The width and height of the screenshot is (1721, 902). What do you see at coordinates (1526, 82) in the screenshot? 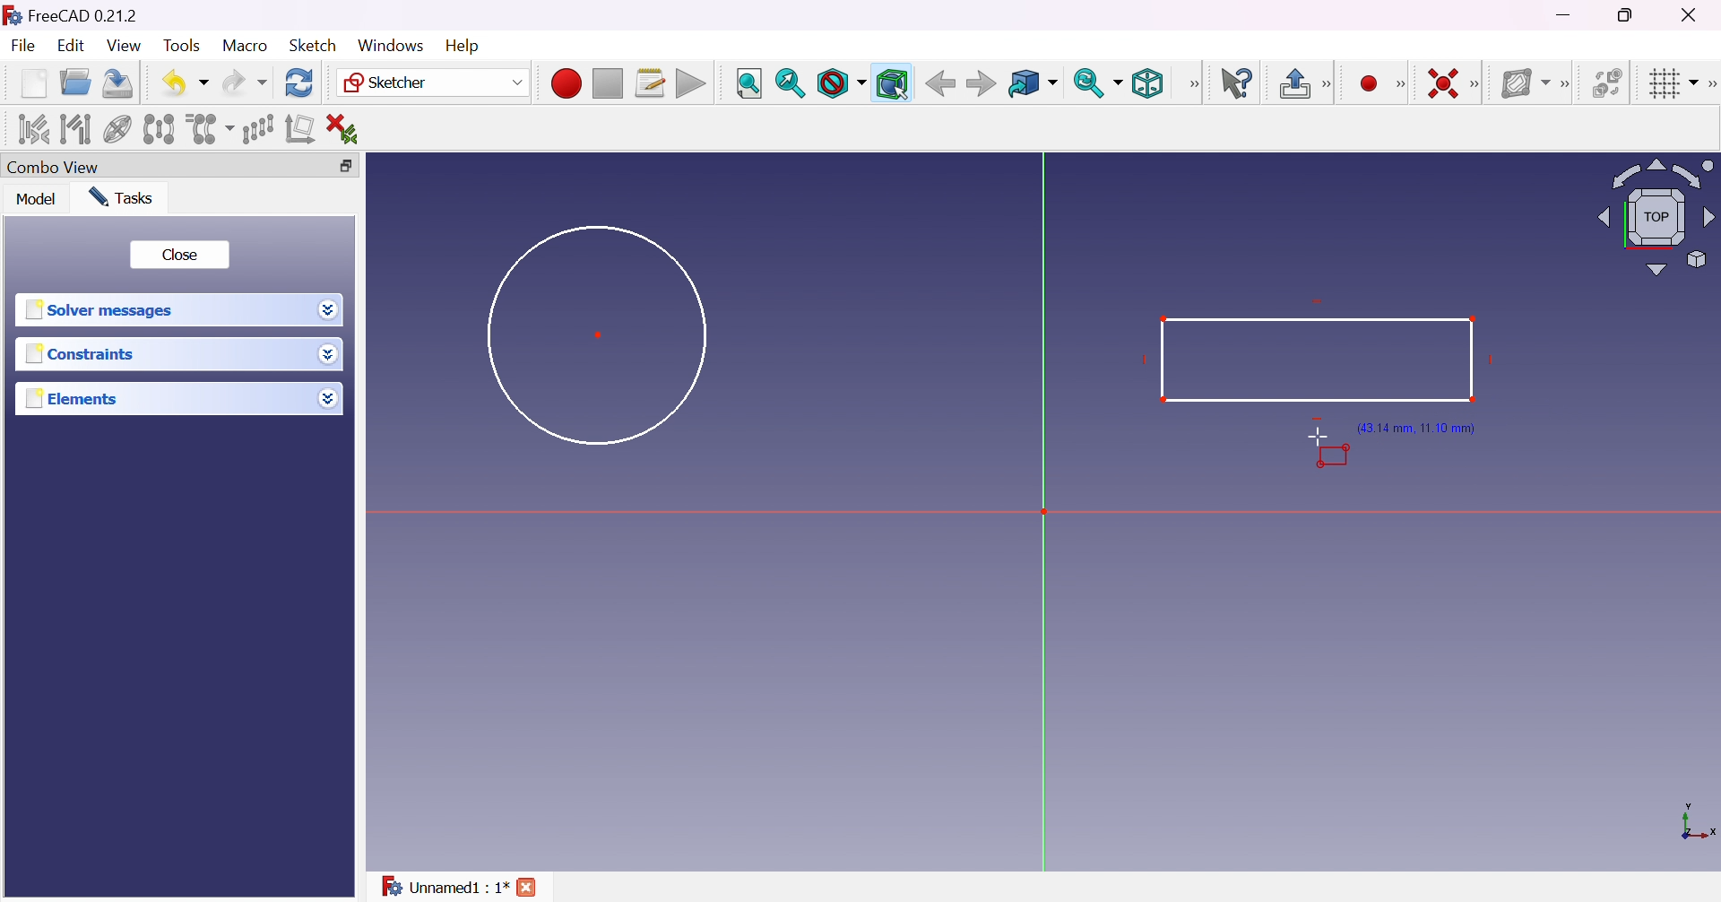
I see `Show/hide B-spline information layer` at bounding box center [1526, 82].